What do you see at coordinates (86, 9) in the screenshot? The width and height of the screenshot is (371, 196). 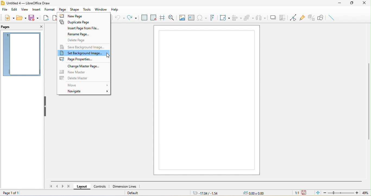 I see `tools` at bounding box center [86, 9].